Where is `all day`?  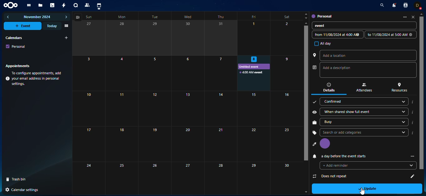
all day is located at coordinates (321, 43).